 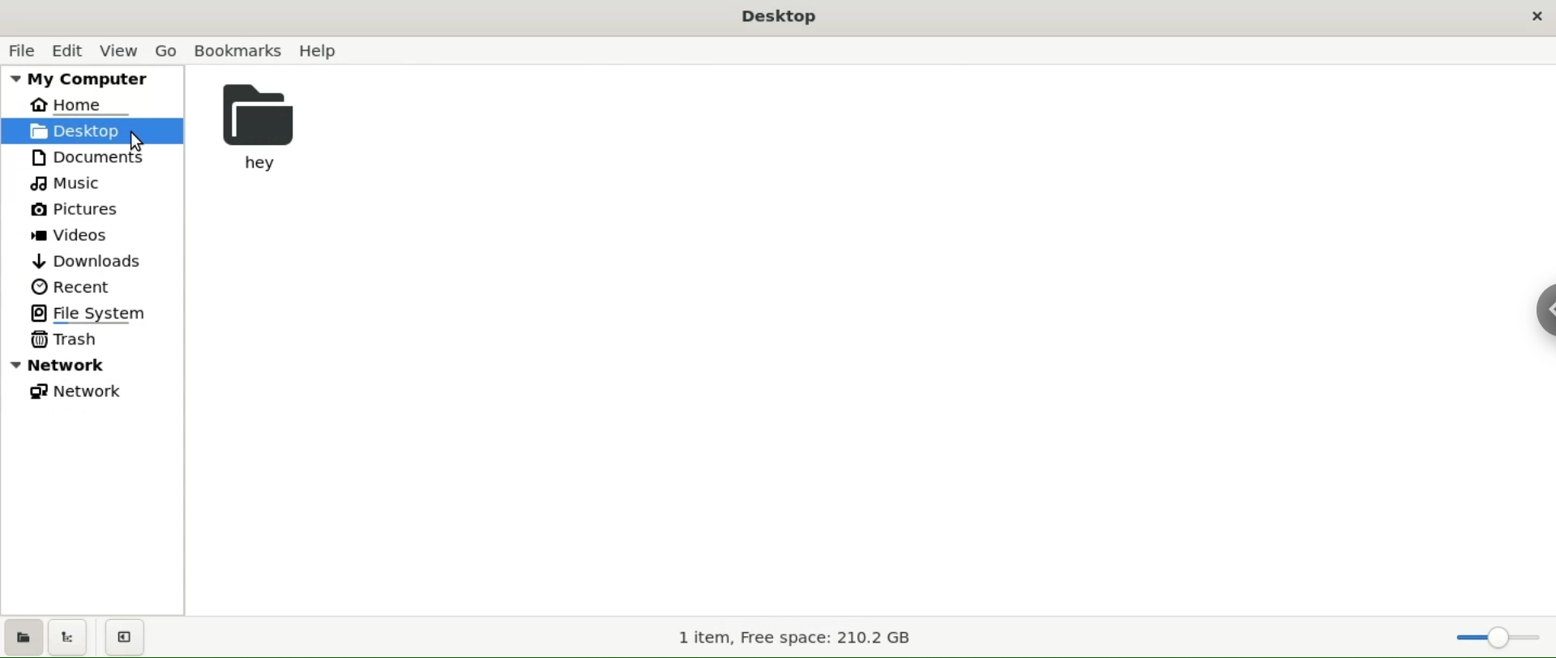 What do you see at coordinates (80, 263) in the screenshot?
I see `downloads` at bounding box center [80, 263].